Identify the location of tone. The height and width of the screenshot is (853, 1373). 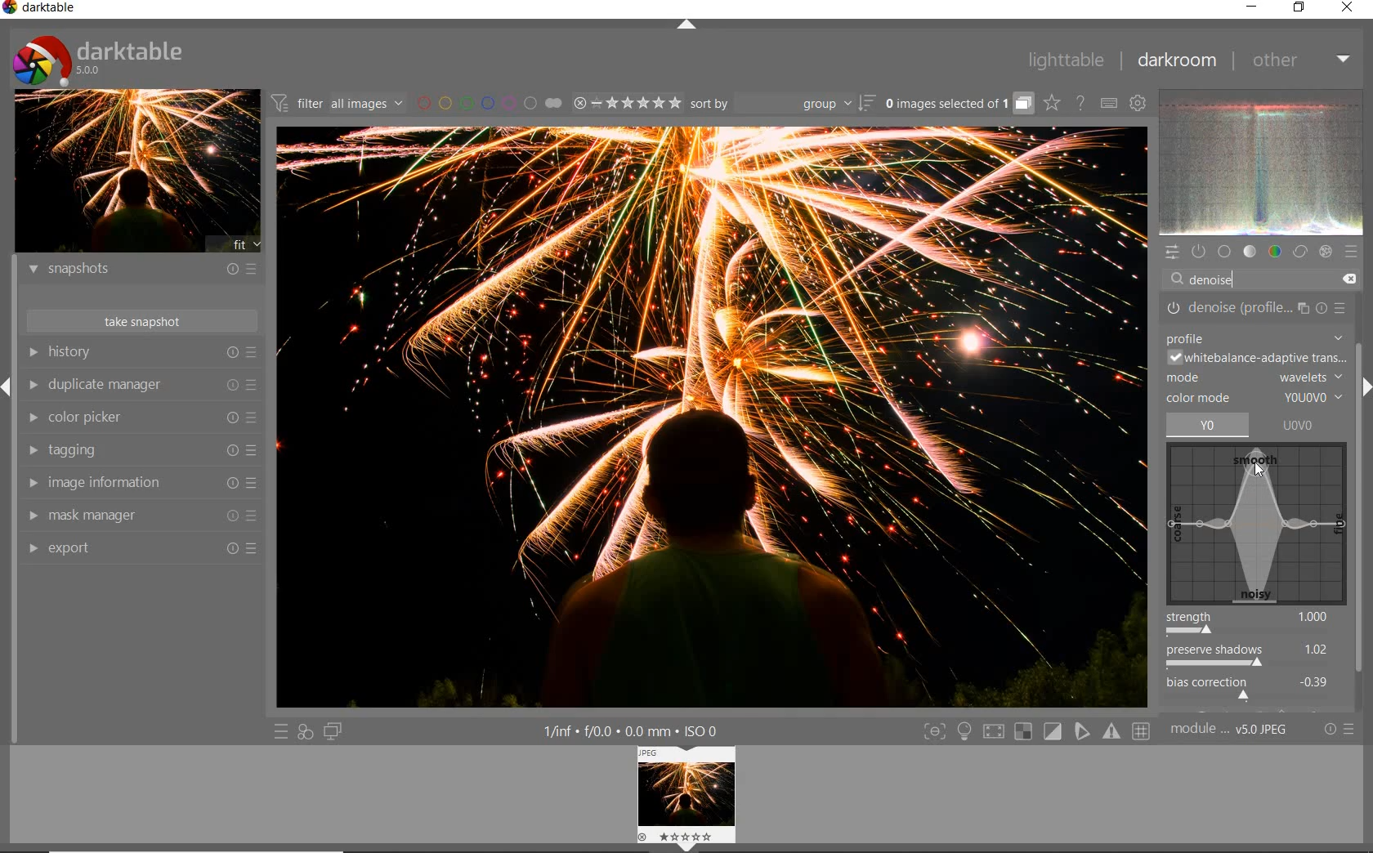
(1251, 252).